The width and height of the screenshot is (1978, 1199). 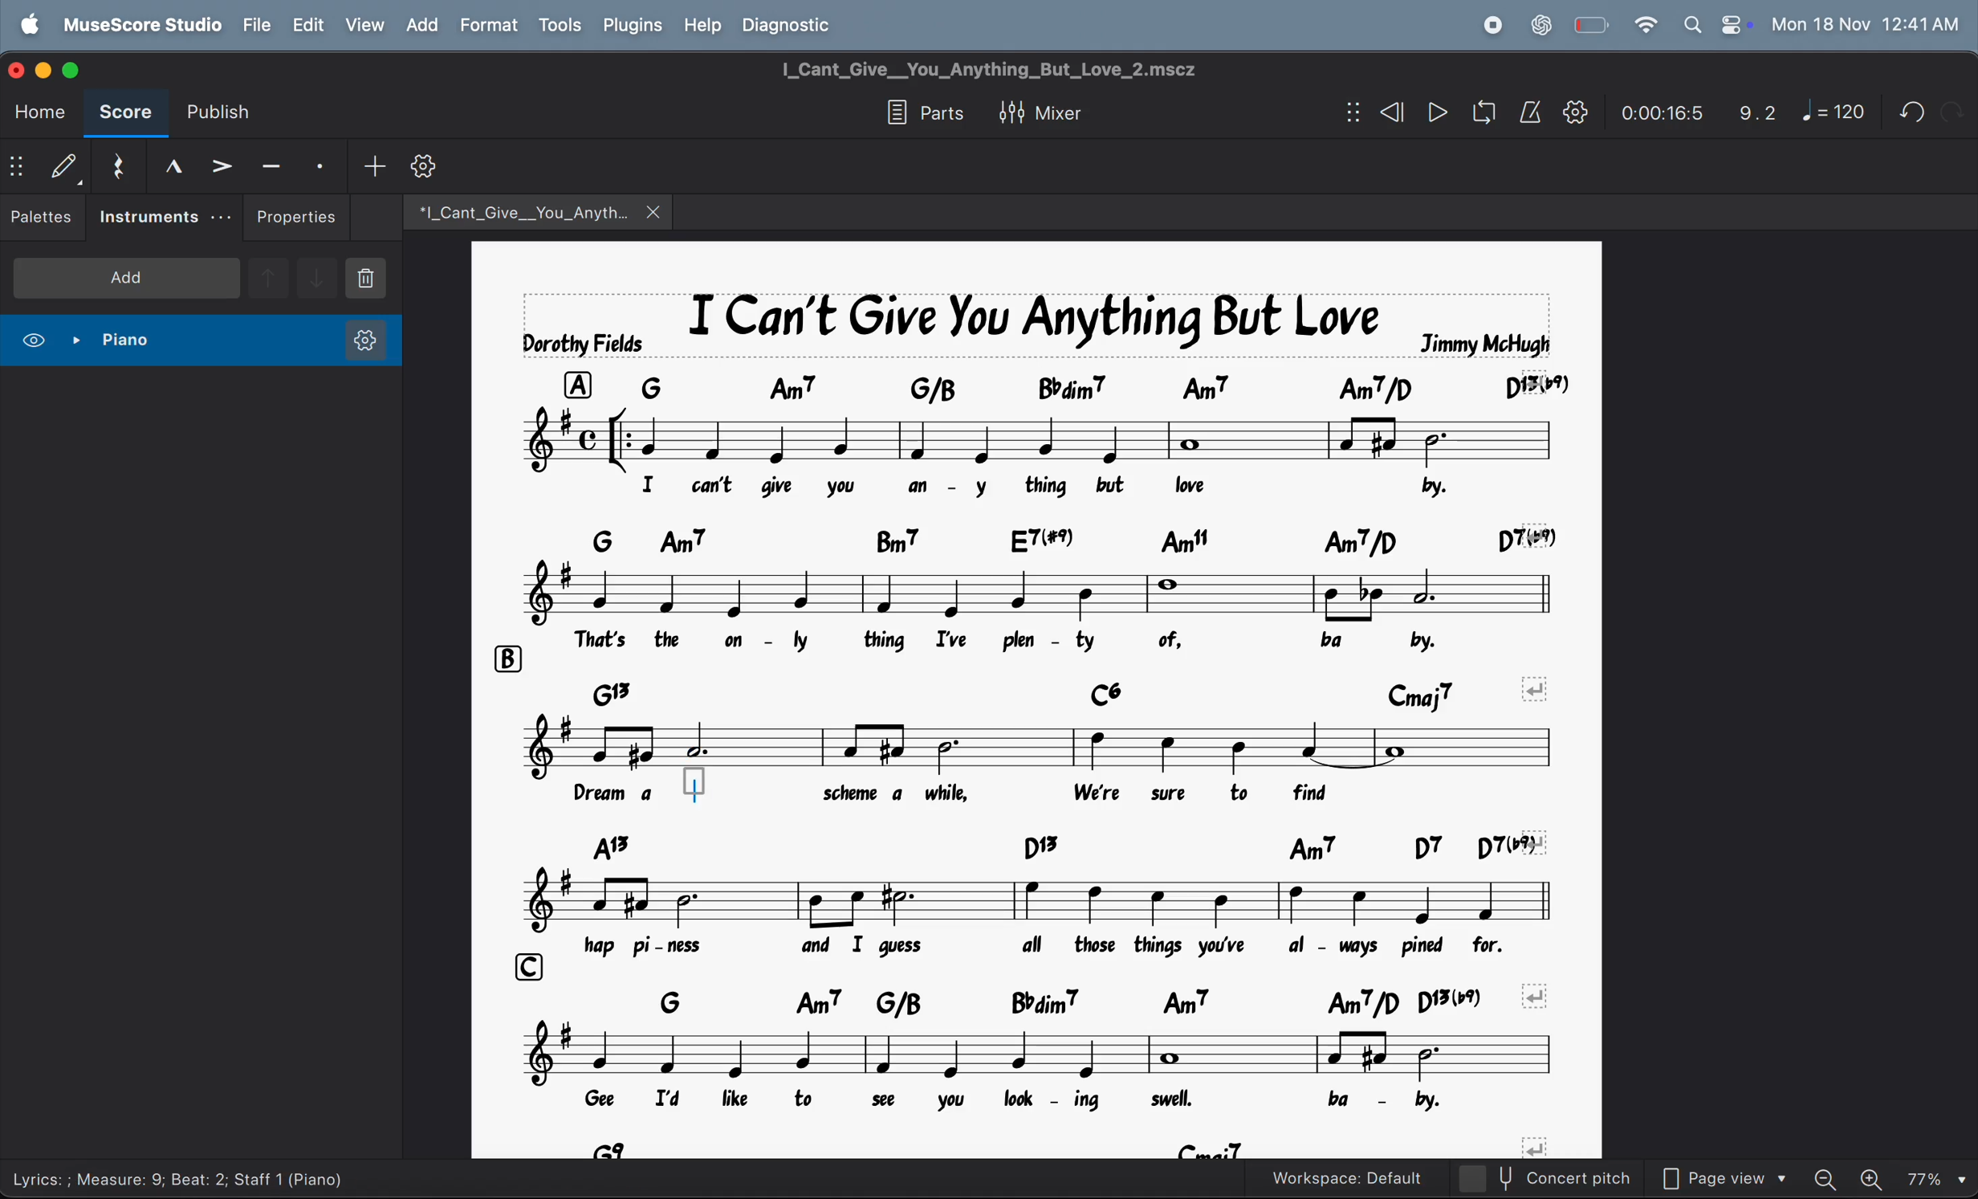 I want to click on music file, so click(x=521, y=211).